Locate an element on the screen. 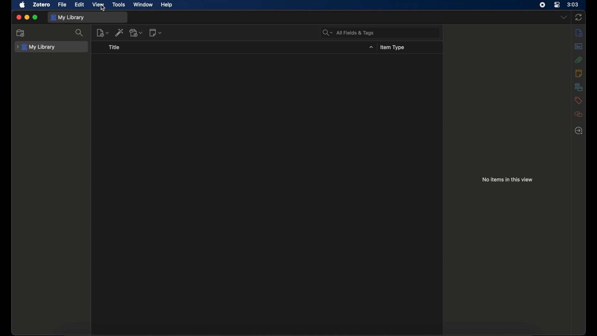 Image resolution: width=597 pixels, height=336 pixels. time is located at coordinates (573, 4).